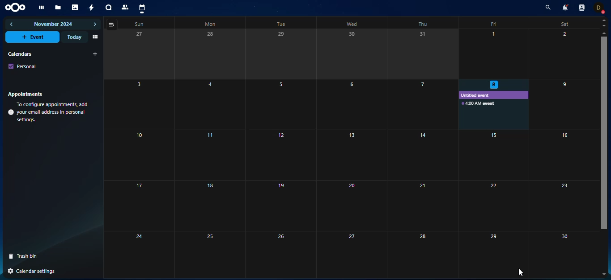 The height and width of the screenshot is (280, 611). I want to click on today, so click(73, 37).